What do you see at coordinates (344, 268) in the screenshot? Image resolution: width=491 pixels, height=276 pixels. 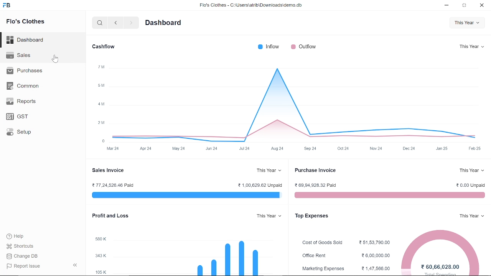 I see `‘Marketing Expenses 1,47,566.00` at bounding box center [344, 268].